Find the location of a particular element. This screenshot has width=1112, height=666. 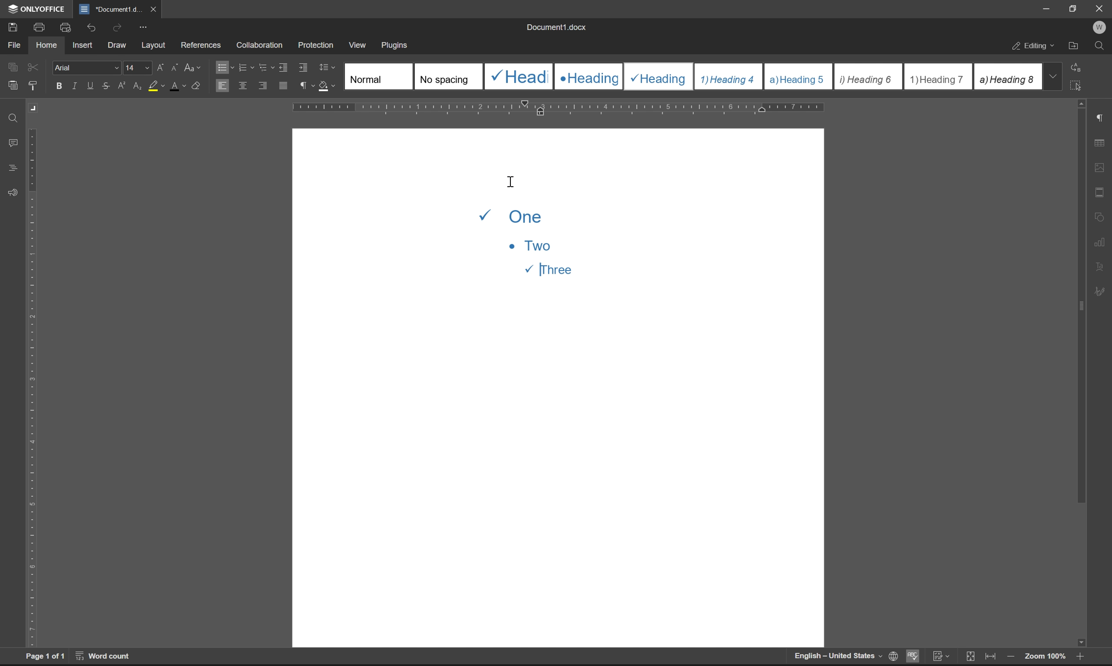

decrement font case is located at coordinates (172, 66).